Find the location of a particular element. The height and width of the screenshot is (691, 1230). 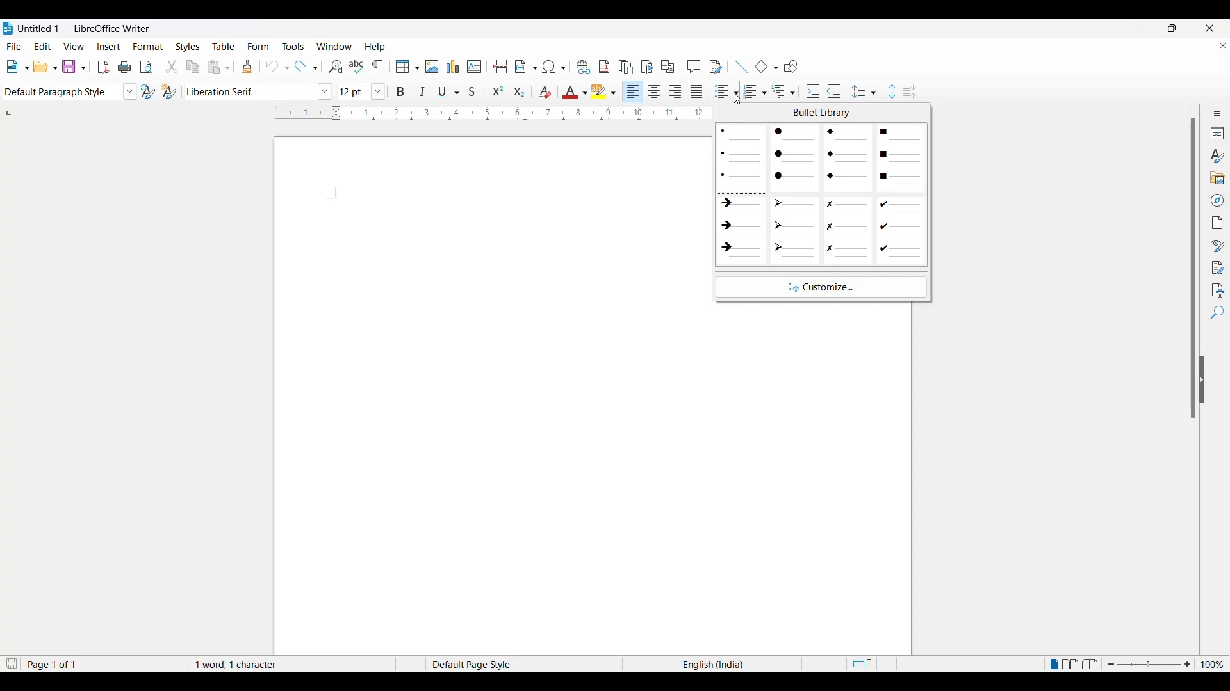

strike though is located at coordinates (476, 91).